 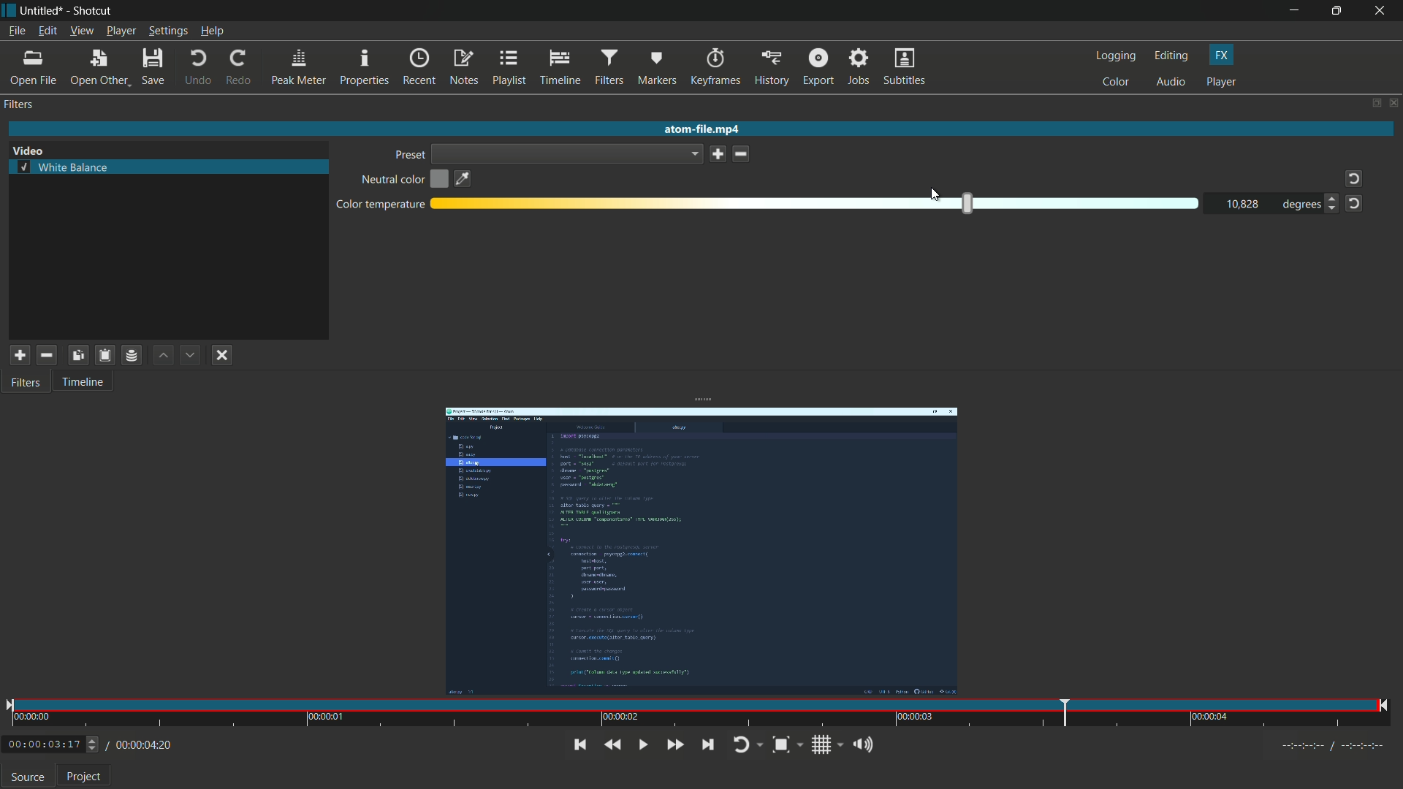 What do you see at coordinates (508, 68) in the screenshot?
I see `playlist` at bounding box center [508, 68].